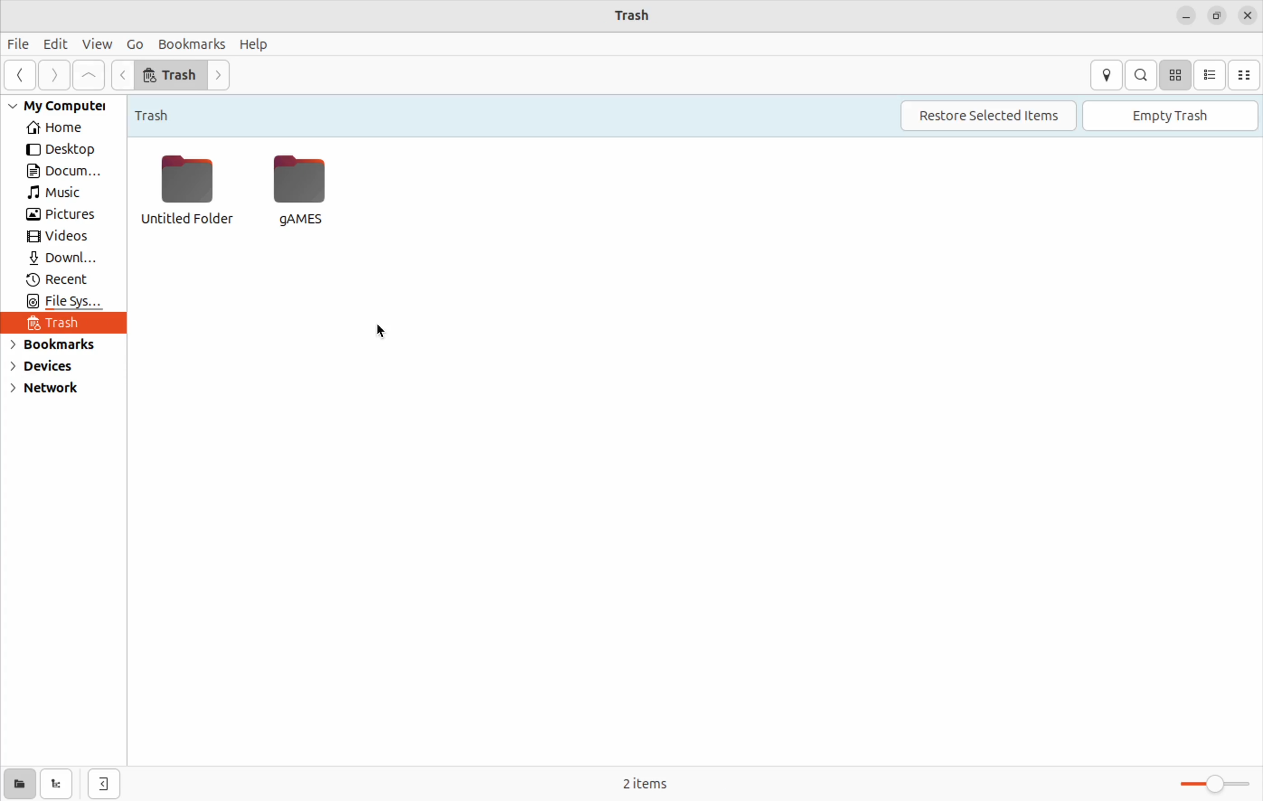 The height and width of the screenshot is (801, 1263). What do you see at coordinates (223, 76) in the screenshot?
I see `forward` at bounding box center [223, 76].